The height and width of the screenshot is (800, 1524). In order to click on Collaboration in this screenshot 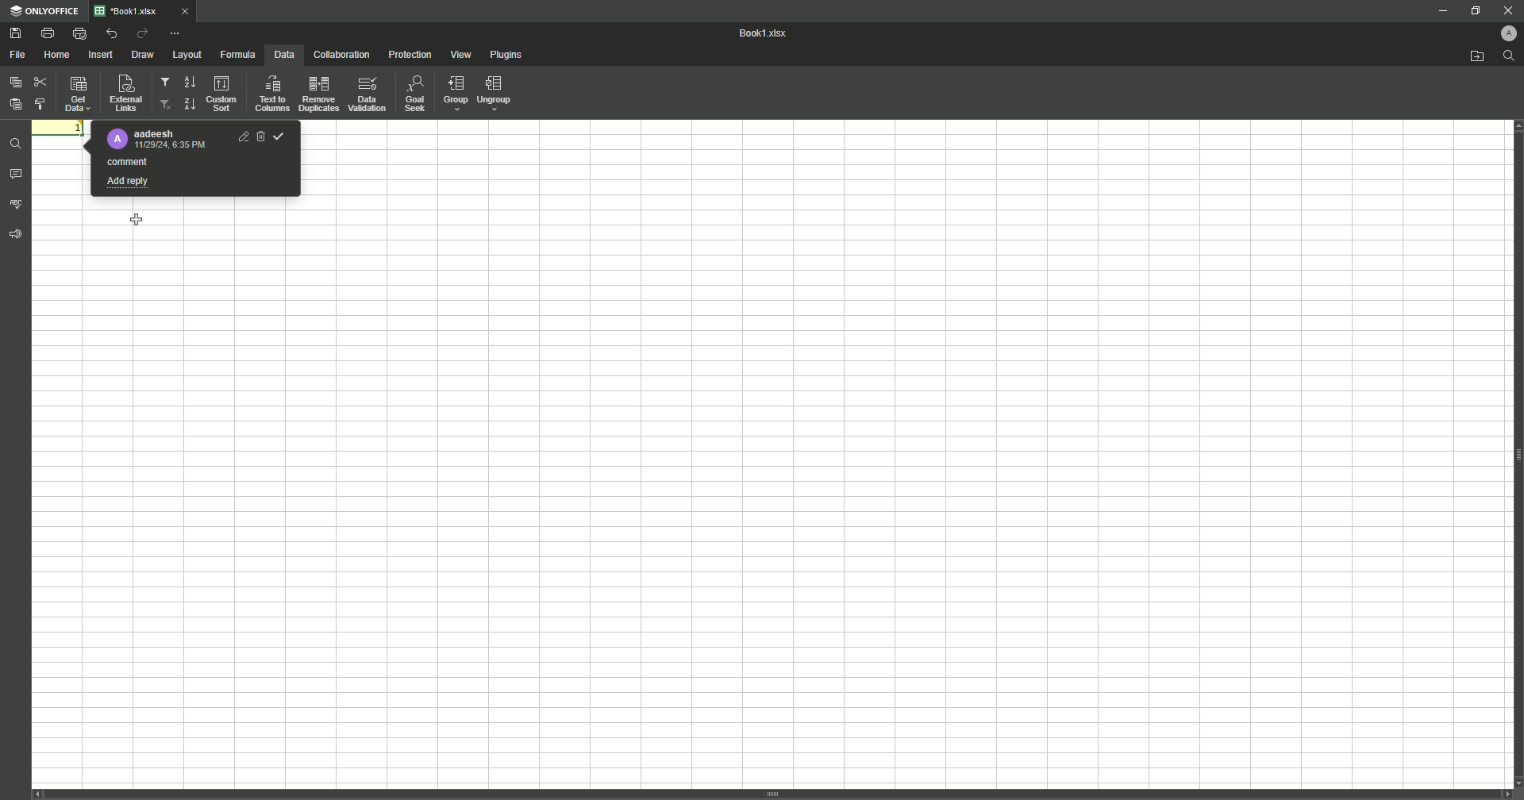, I will do `click(341, 56)`.